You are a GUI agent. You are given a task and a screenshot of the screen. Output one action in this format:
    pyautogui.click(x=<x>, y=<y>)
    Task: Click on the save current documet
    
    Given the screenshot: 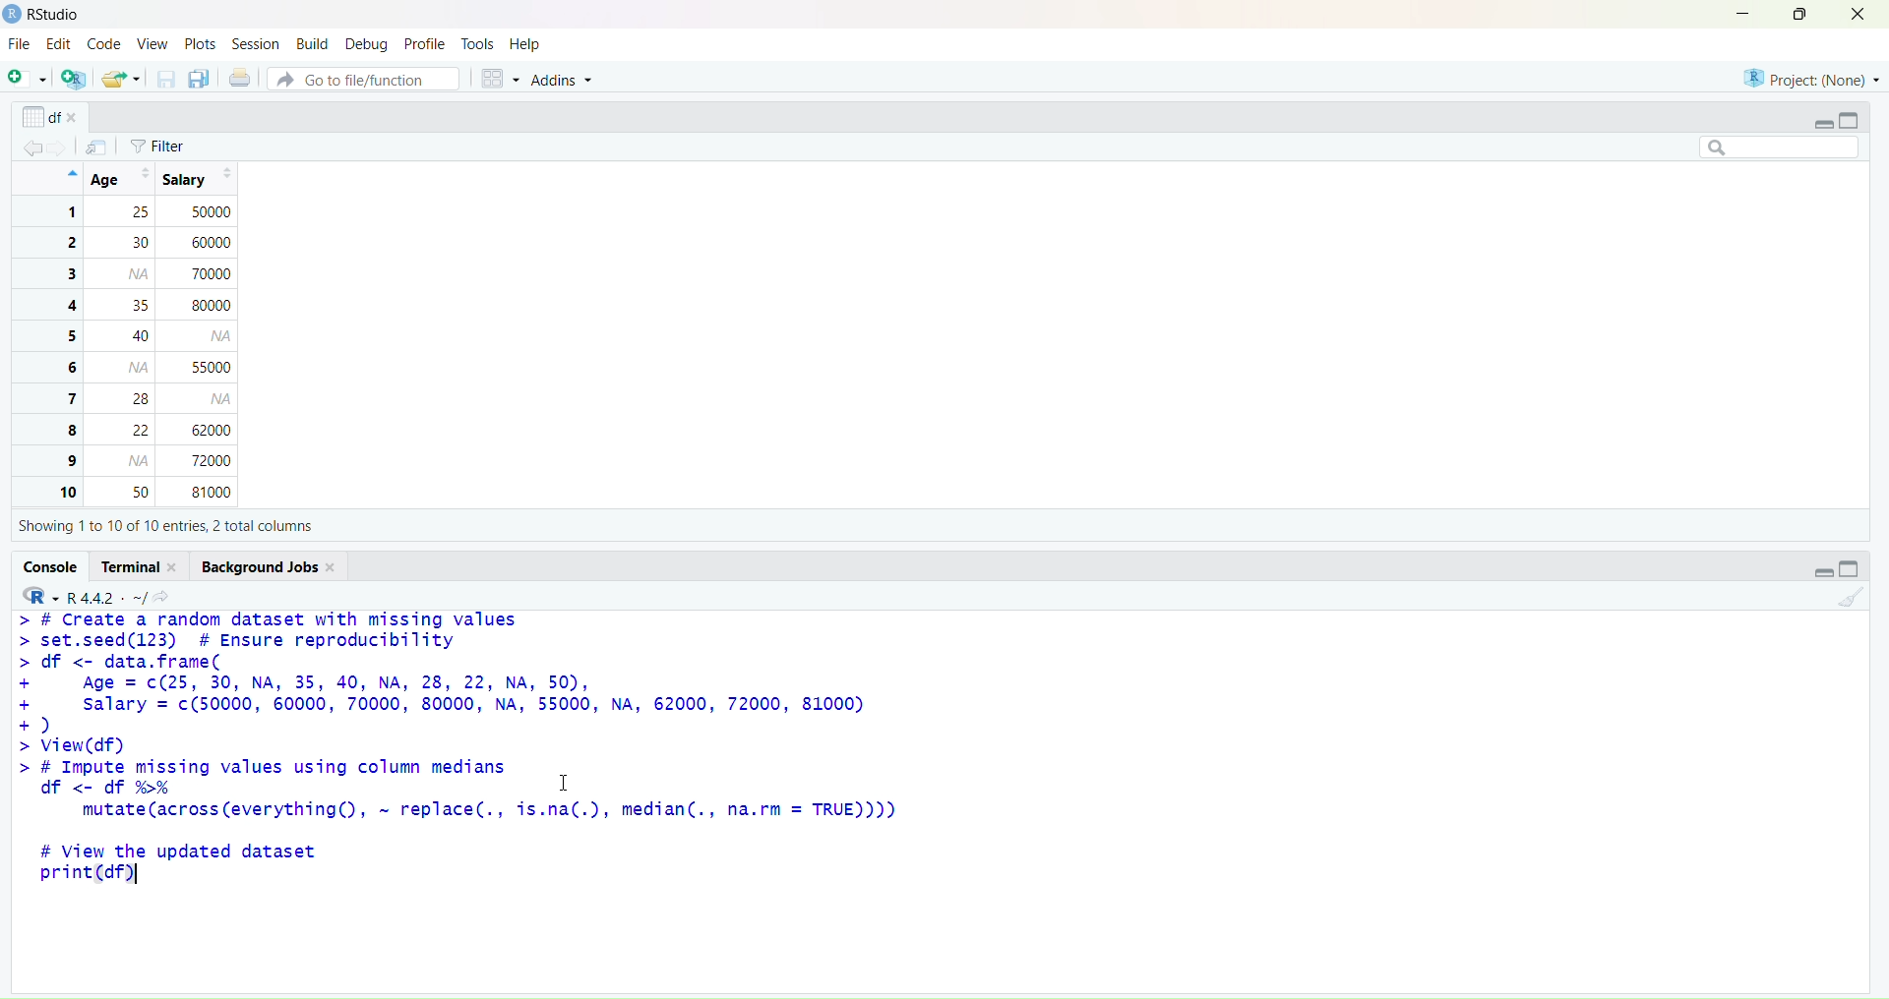 What is the action you would take?
    pyautogui.click(x=164, y=80)
    